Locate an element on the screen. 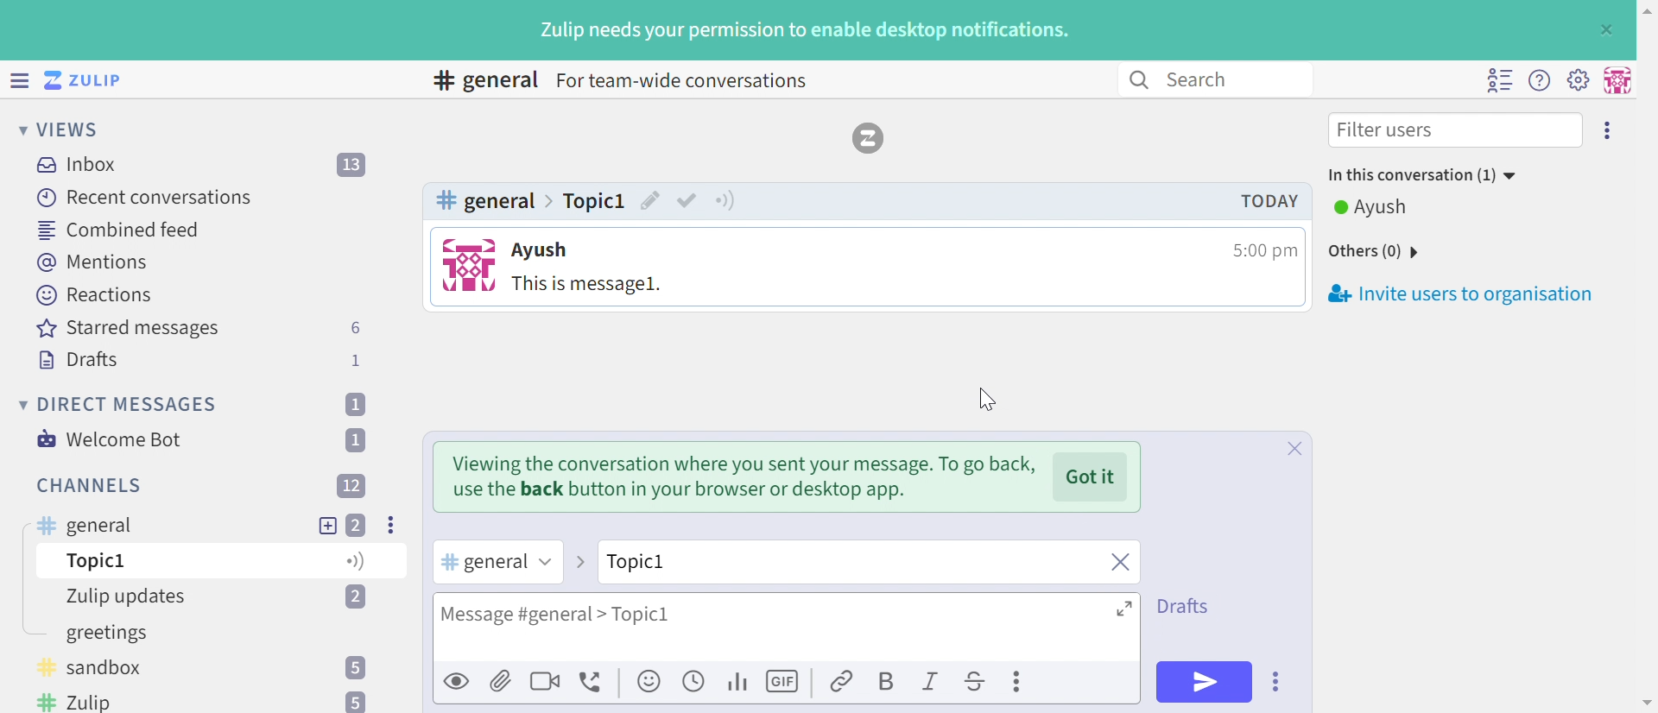 This screenshot has width=1658, height=713. Expand compose box is located at coordinates (1126, 608).